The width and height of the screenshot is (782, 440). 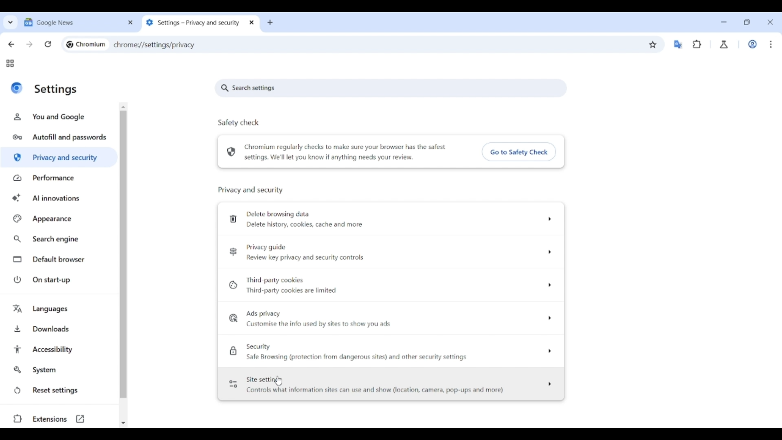 What do you see at coordinates (59, 239) in the screenshot?
I see `Search engine` at bounding box center [59, 239].